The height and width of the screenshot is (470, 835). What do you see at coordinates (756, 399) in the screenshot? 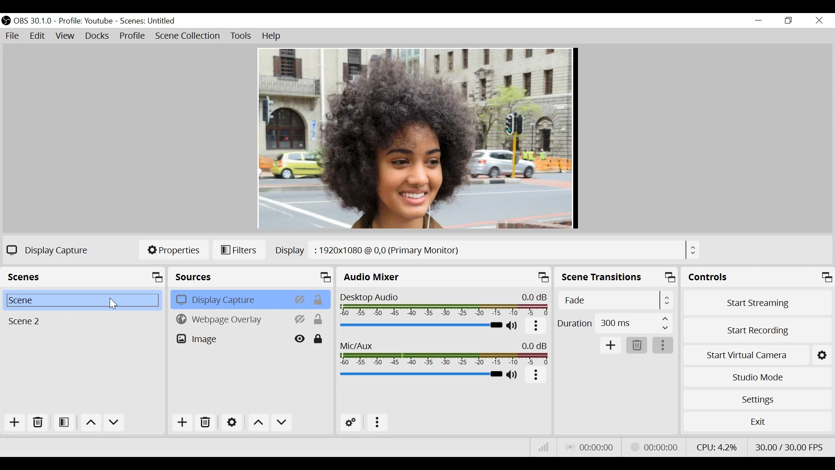
I see `Settings` at bounding box center [756, 399].